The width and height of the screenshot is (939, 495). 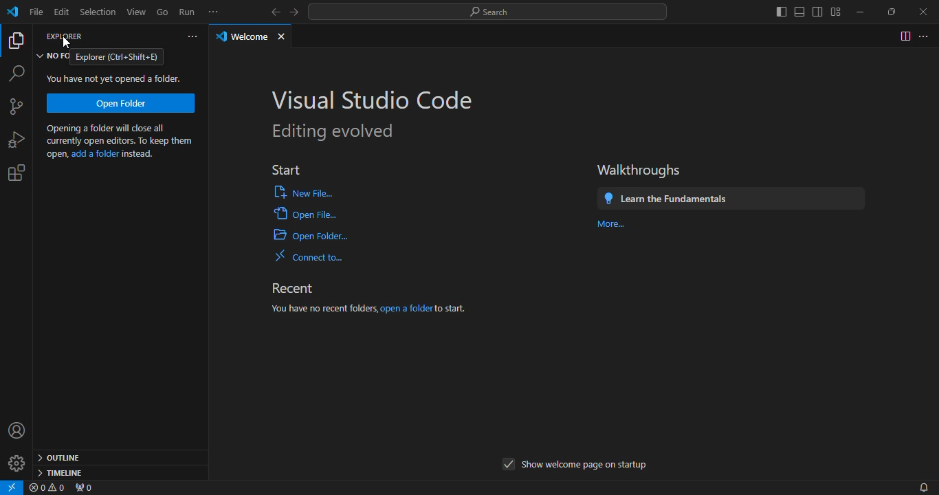 What do you see at coordinates (66, 38) in the screenshot?
I see `Explorer` at bounding box center [66, 38].